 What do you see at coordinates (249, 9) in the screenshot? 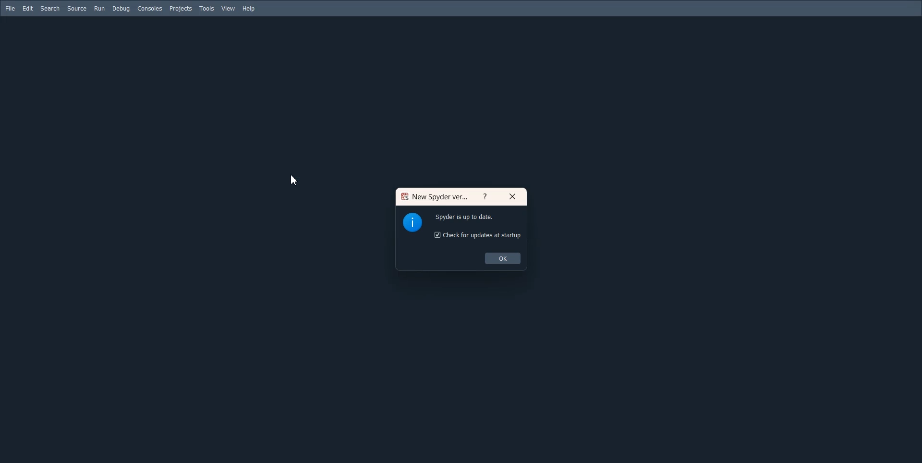
I see `Help` at bounding box center [249, 9].